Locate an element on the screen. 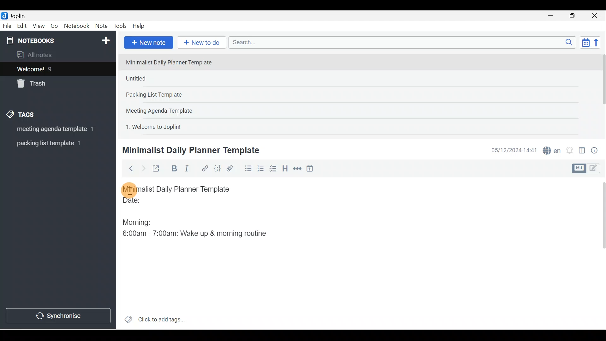 This screenshot has height=341, width=606. Cursor is located at coordinates (129, 189).